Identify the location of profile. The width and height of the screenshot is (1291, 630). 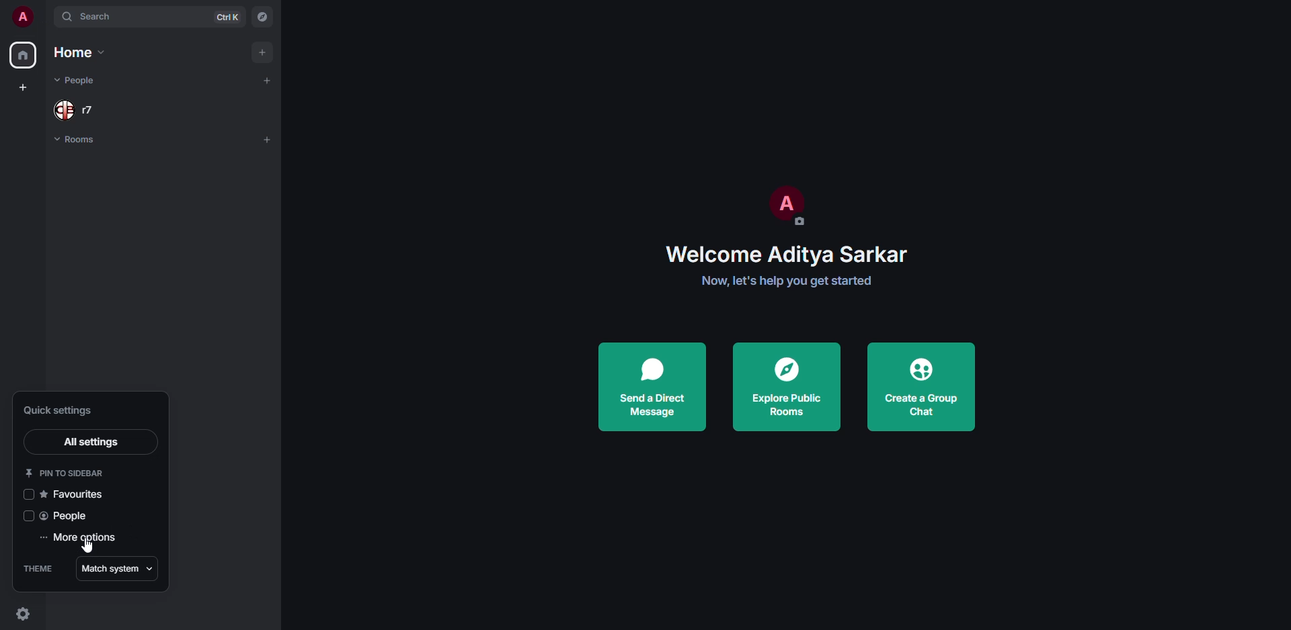
(22, 16).